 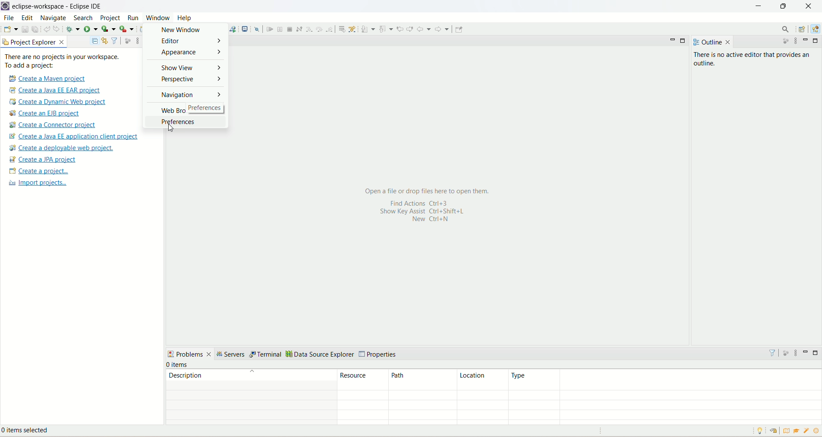 I want to click on step over, so click(x=319, y=29).